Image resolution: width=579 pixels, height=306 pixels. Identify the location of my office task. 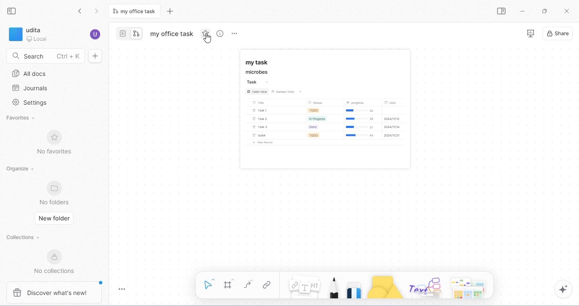
(173, 33).